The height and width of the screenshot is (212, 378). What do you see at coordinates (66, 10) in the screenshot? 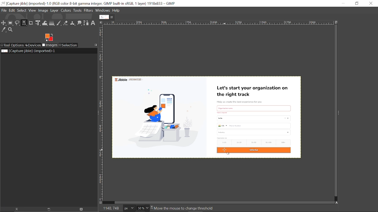
I see `Colors` at bounding box center [66, 10].